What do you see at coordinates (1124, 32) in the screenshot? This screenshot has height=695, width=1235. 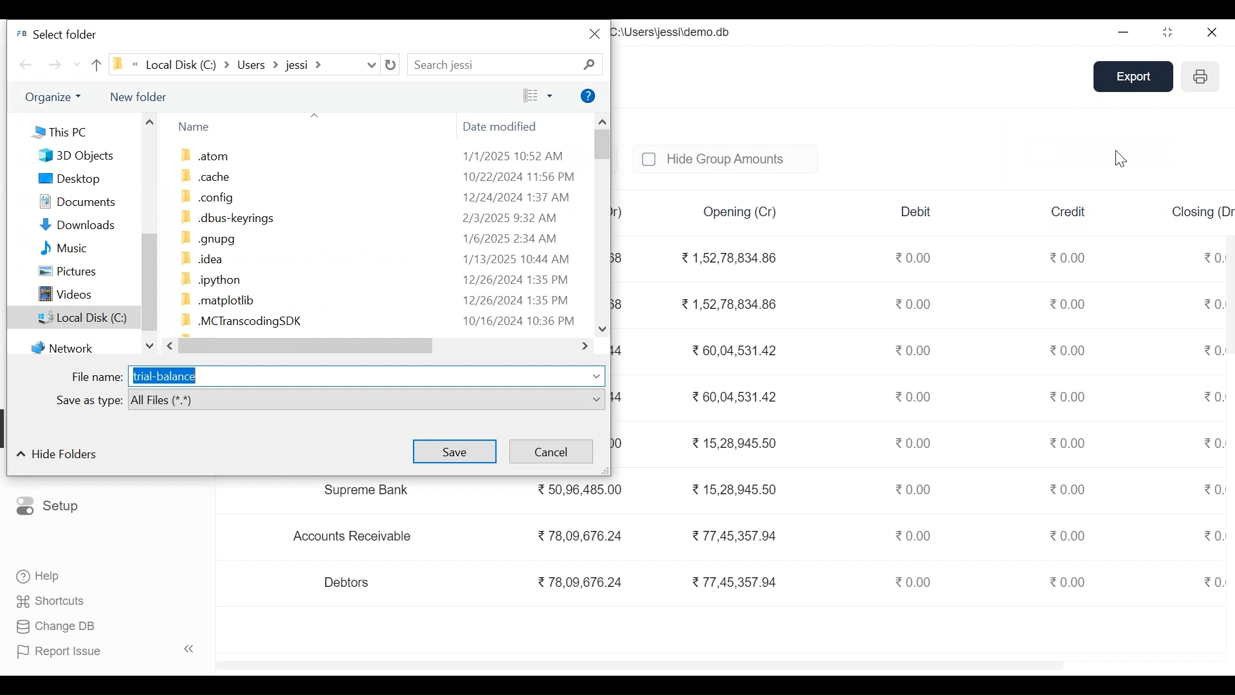 I see `Minimize` at bounding box center [1124, 32].